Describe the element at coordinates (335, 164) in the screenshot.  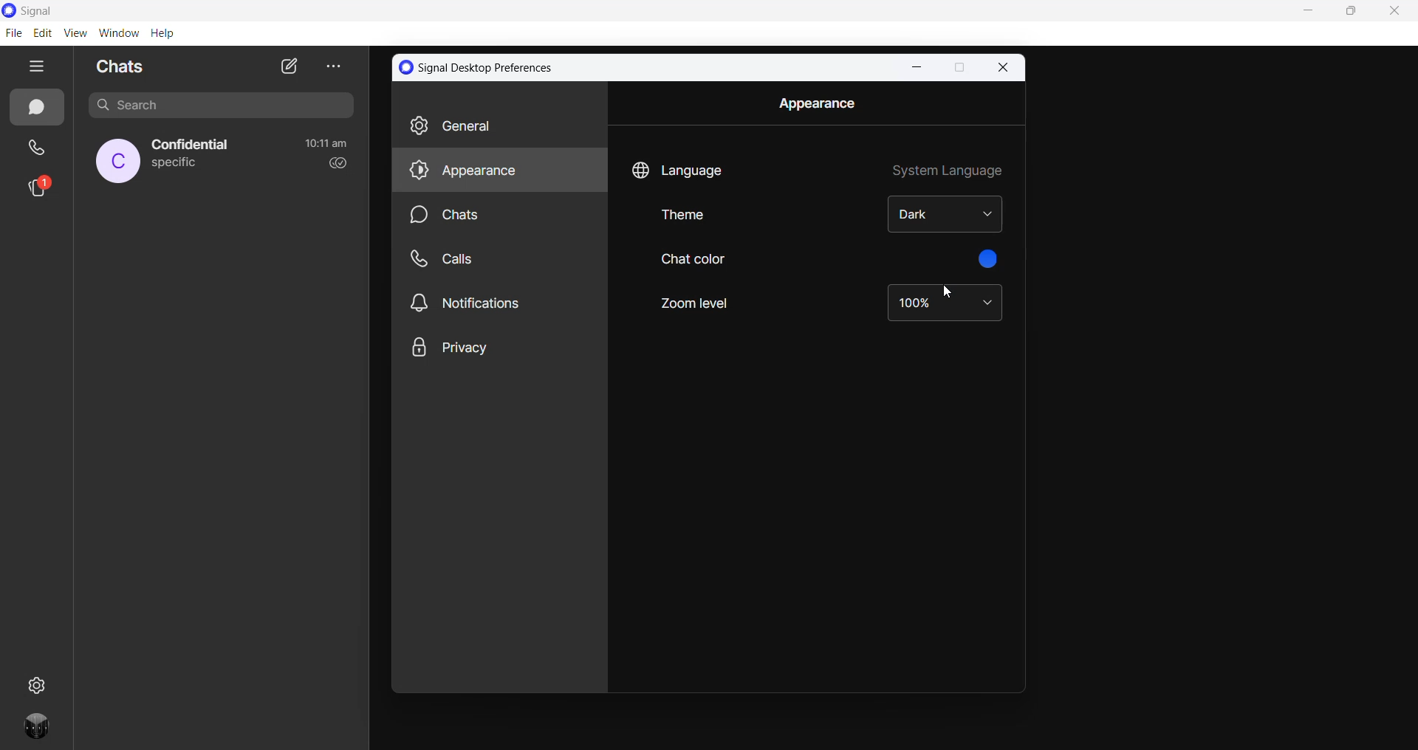
I see `read recipient` at that location.